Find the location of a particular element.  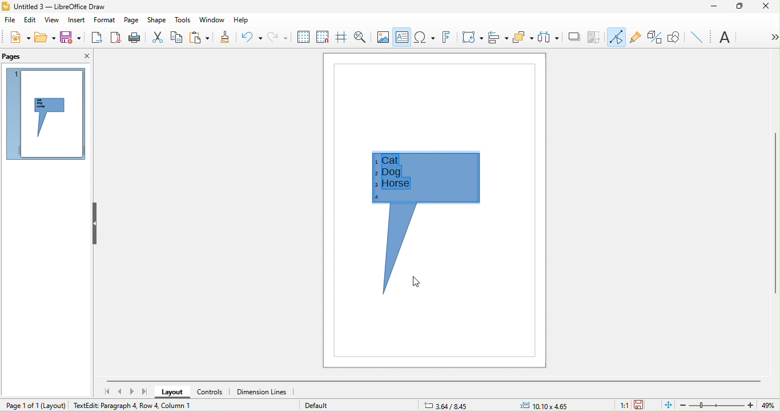

helpline while moving is located at coordinates (341, 38).